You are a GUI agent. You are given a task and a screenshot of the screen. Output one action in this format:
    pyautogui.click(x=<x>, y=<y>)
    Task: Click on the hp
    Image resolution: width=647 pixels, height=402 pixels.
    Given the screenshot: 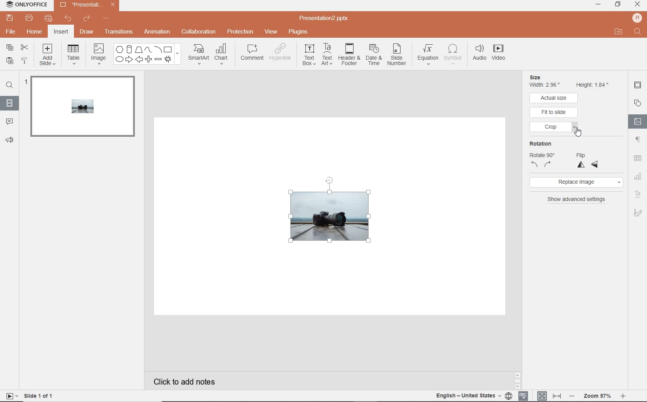 What is the action you would take?
    pyautogui.click(x=637, y=17)
    